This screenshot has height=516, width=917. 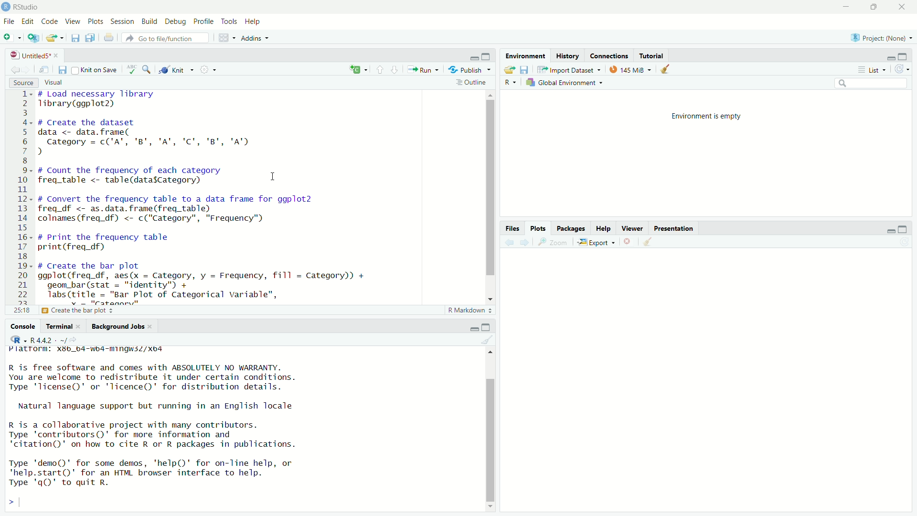 What do you see at coordinates (491, 441) in the screenshot?
I see `vertical scrollbar` at bounding box center [491, 441].